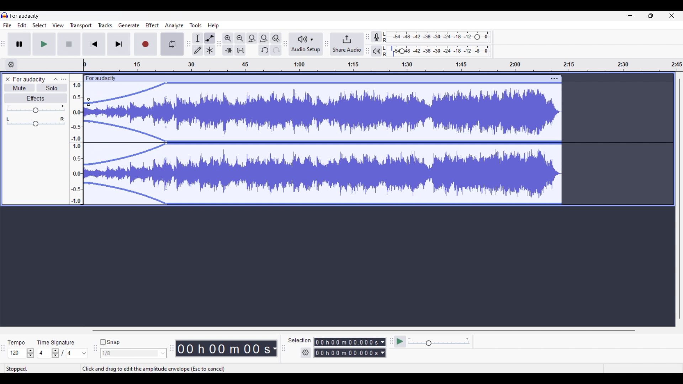  Describe the element at coordinates (101, 79) in the screenshot. I see `for audacity` at that location.